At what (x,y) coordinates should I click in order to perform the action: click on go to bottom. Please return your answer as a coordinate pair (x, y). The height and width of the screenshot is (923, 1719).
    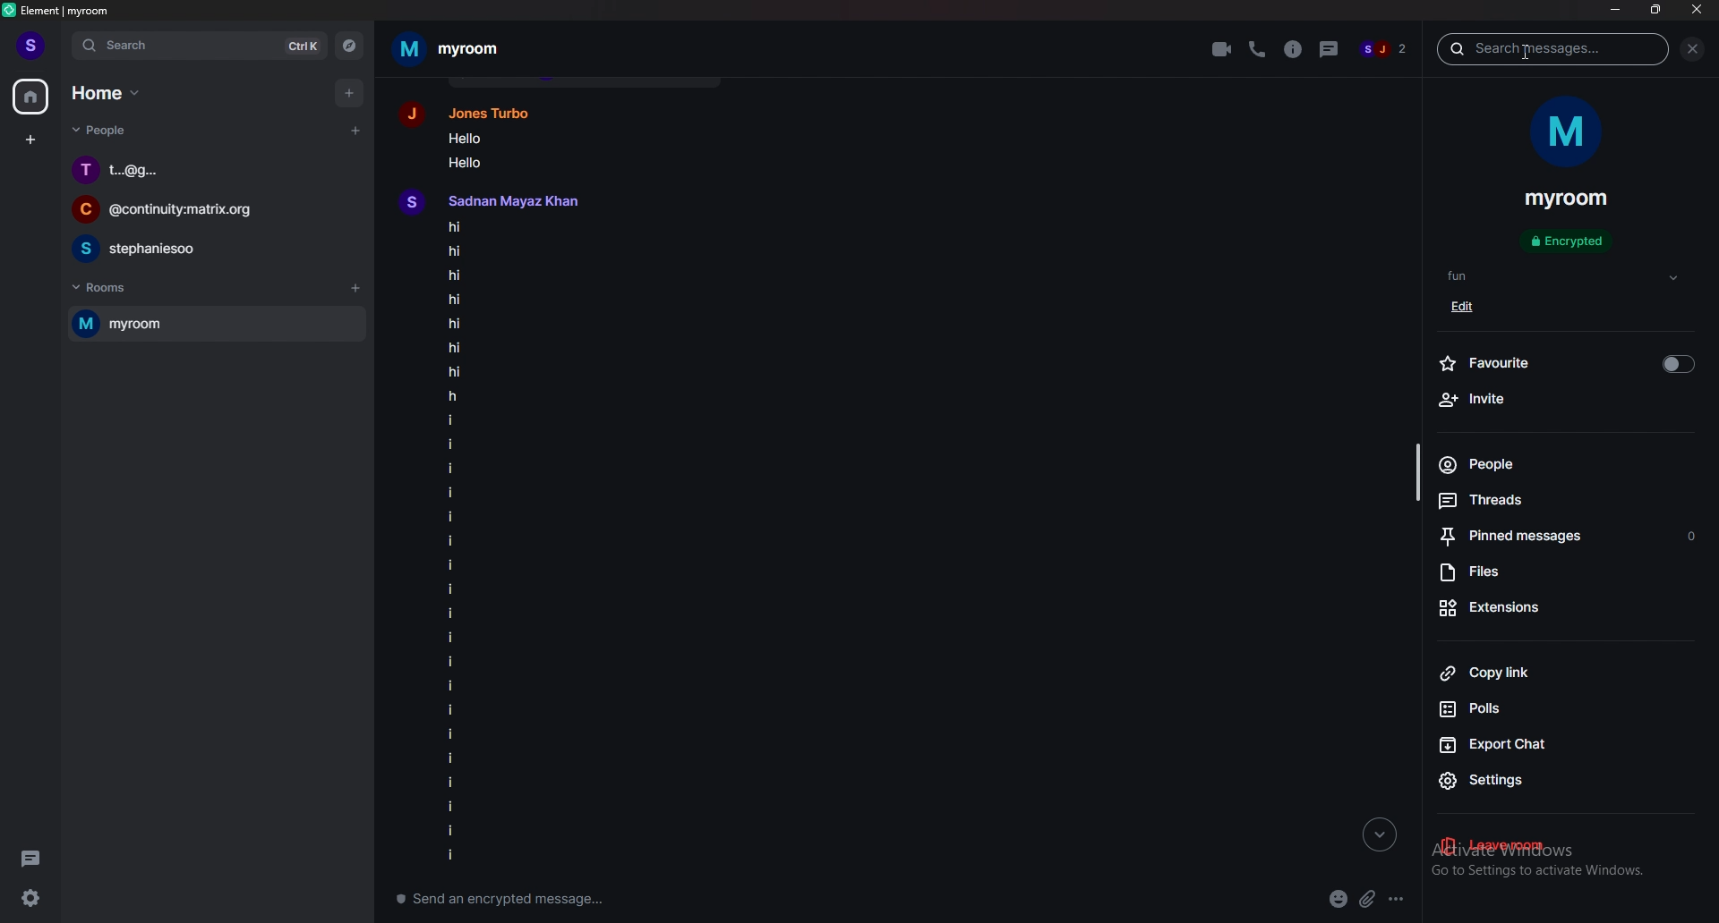
    Looking at the image, I should click on (1376, 834).